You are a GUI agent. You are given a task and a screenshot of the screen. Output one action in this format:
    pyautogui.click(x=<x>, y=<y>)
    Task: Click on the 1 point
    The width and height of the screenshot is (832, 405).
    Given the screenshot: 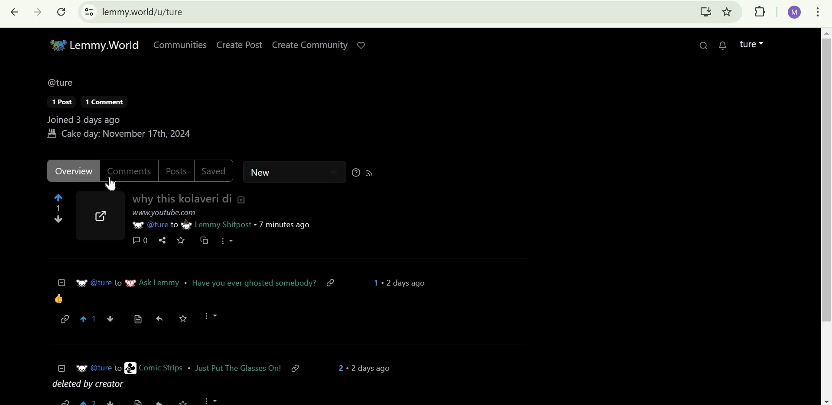 What is the action you would take?
    pyautogui.click(x=58, y=208)
    